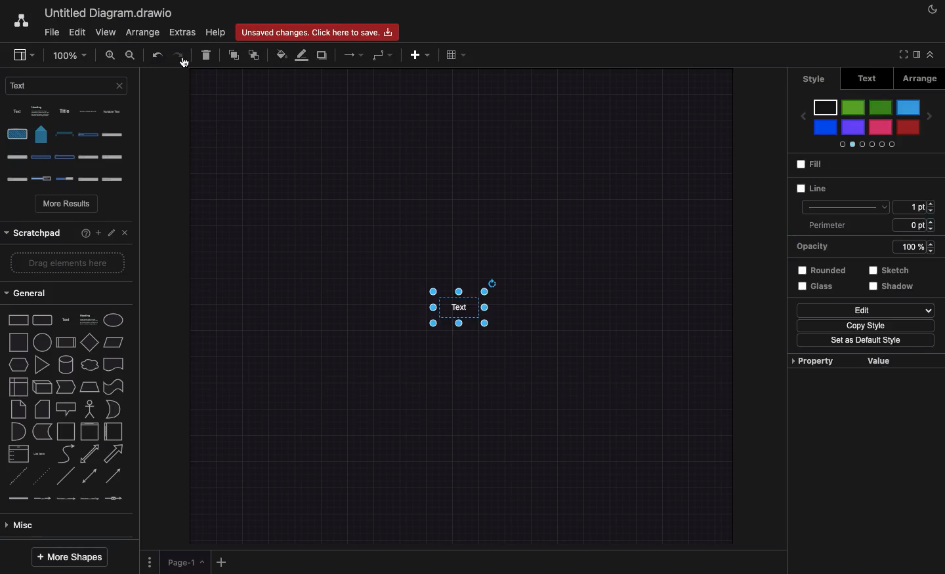 The height and width of the screenshot is (574, 945). What do you see at coordinates (111, 230) in the screenshot?
I see `Edit` at bounding box center [111, 230].